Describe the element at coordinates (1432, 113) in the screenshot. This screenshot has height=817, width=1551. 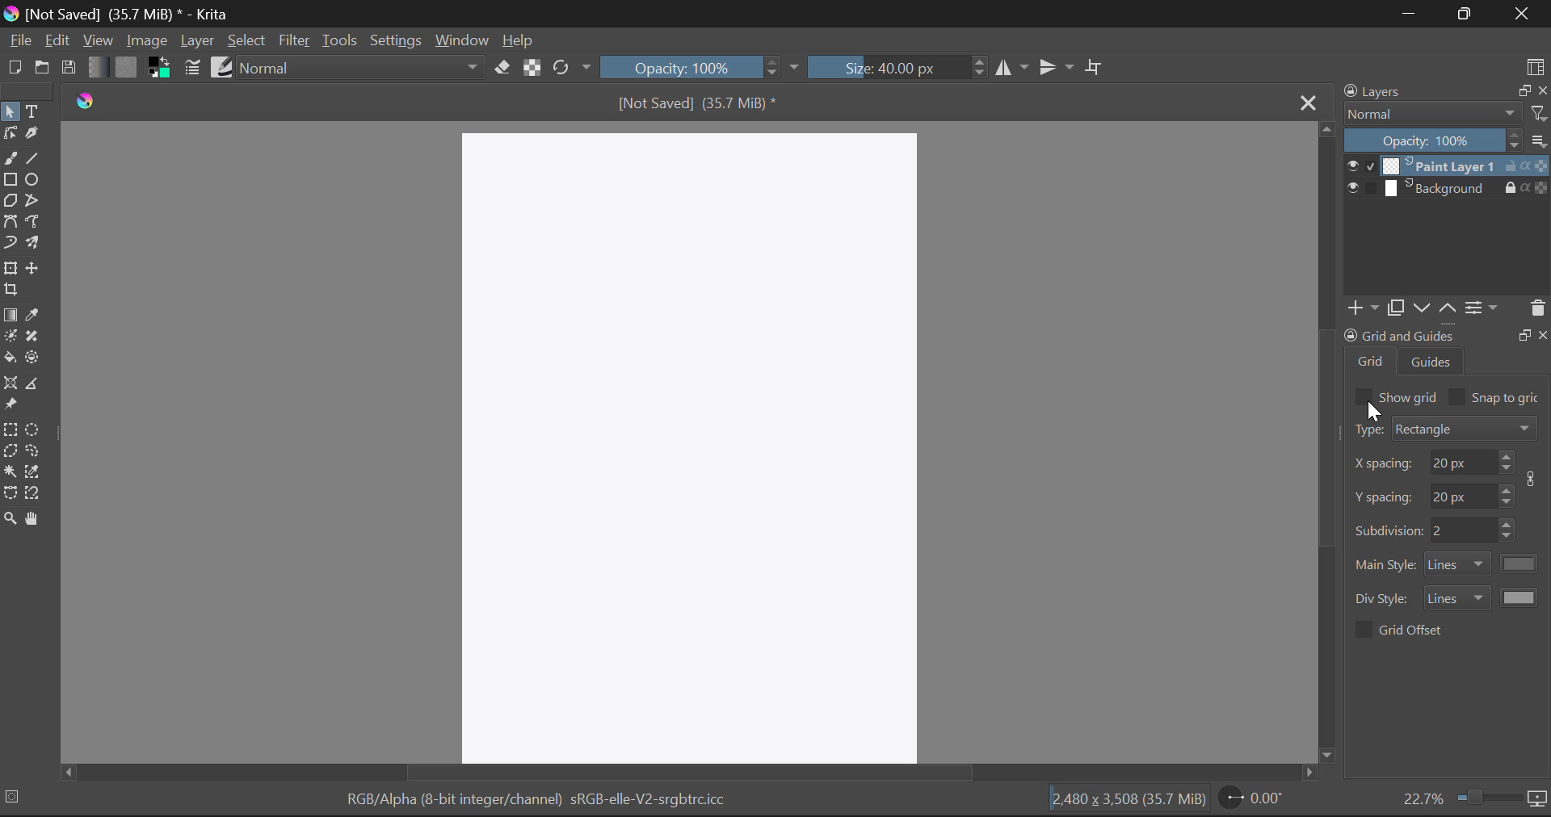
I see `normal` at that location.